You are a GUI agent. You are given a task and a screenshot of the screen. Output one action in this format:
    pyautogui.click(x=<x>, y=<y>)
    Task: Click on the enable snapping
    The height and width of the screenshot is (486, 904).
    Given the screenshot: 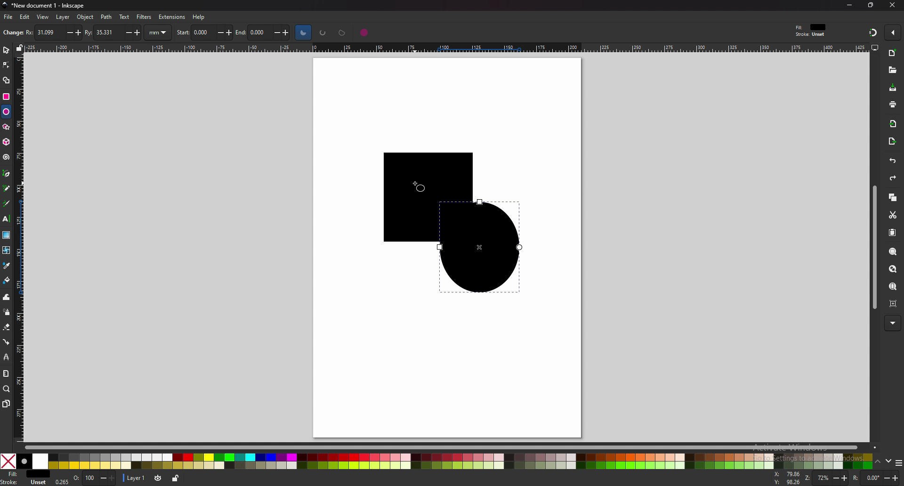 What is the action you would take?
    pyautogui.click(x=892, y=32)
    